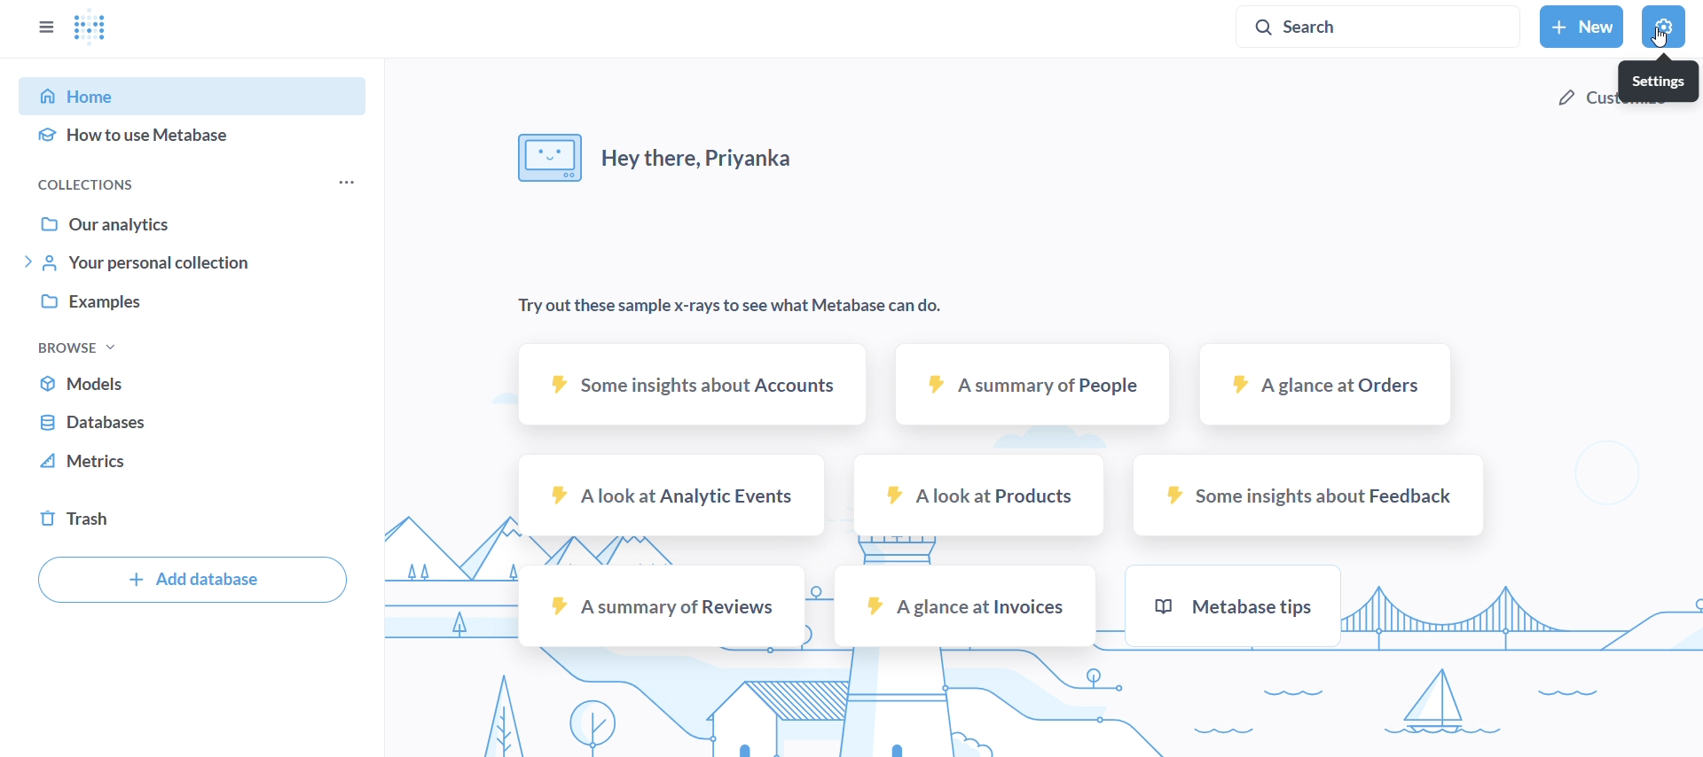 The height and width of the screenshot is (757, 1703). I want to click on some insights above accounts, so click(688, 385).